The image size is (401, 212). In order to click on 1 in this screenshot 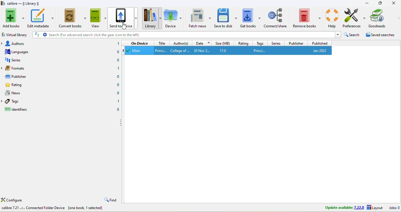, I will do `click(116, 101)`.